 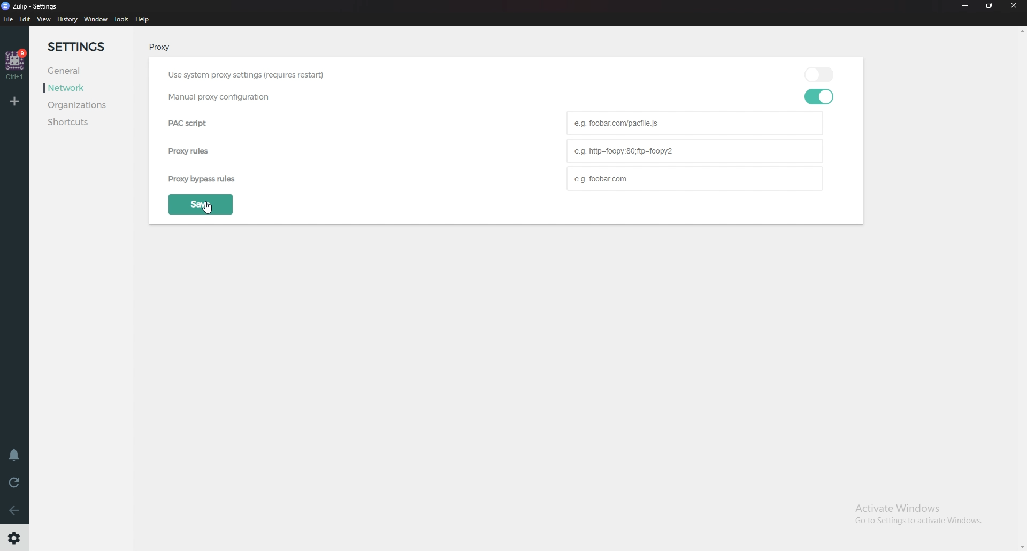 I want to click on Go back, so click(x=15, y=510).